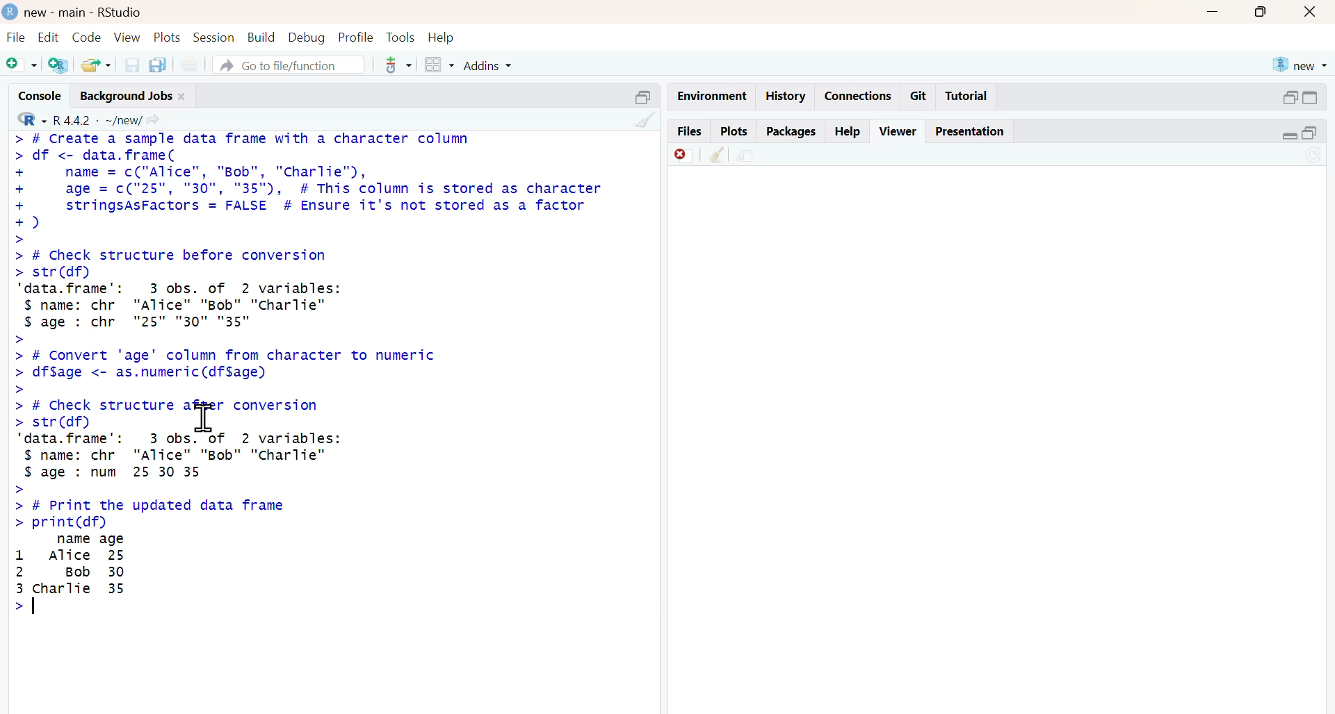  Describe the element at coordinates (167, 38) in the screenshot. I see `plots` at that location.